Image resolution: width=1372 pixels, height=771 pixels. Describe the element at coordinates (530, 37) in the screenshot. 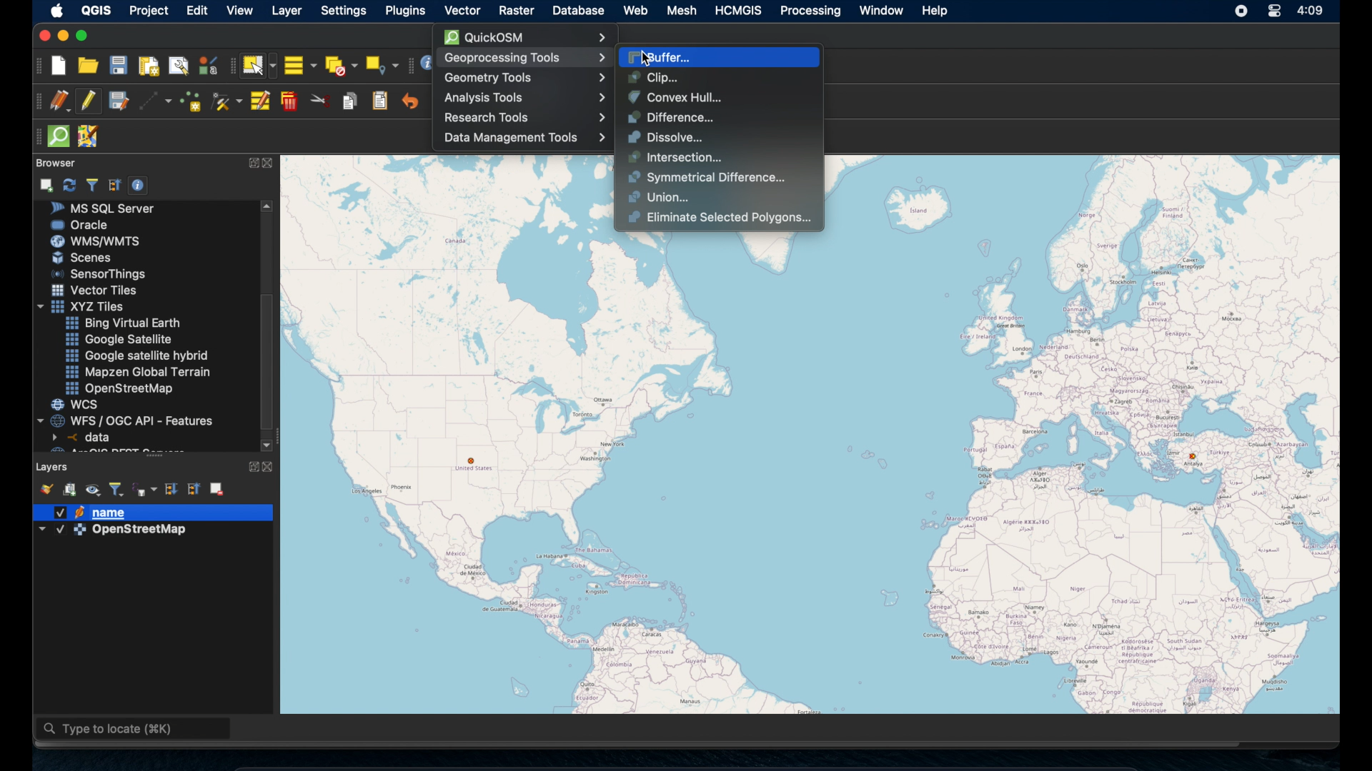

I see `QuickOSM` at that location.